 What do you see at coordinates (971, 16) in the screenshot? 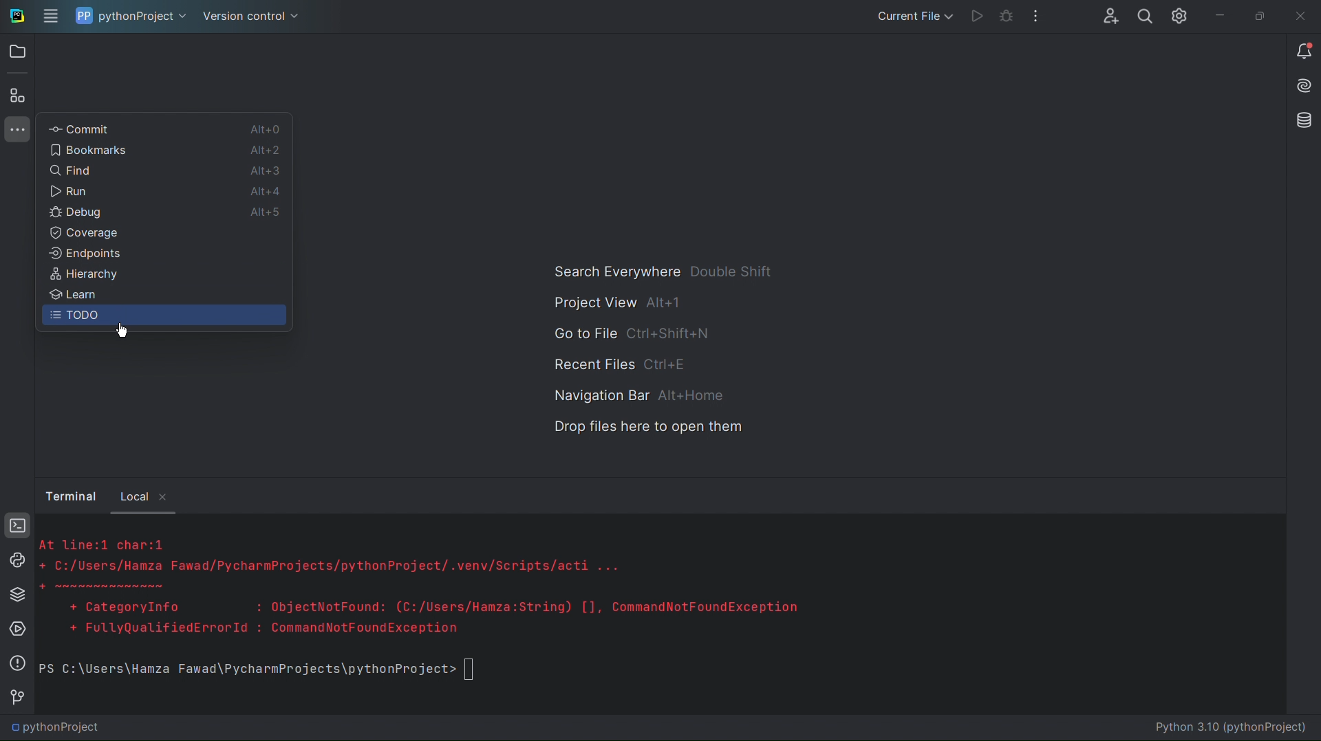
I see `Run ` at bounding box center [971, 16].